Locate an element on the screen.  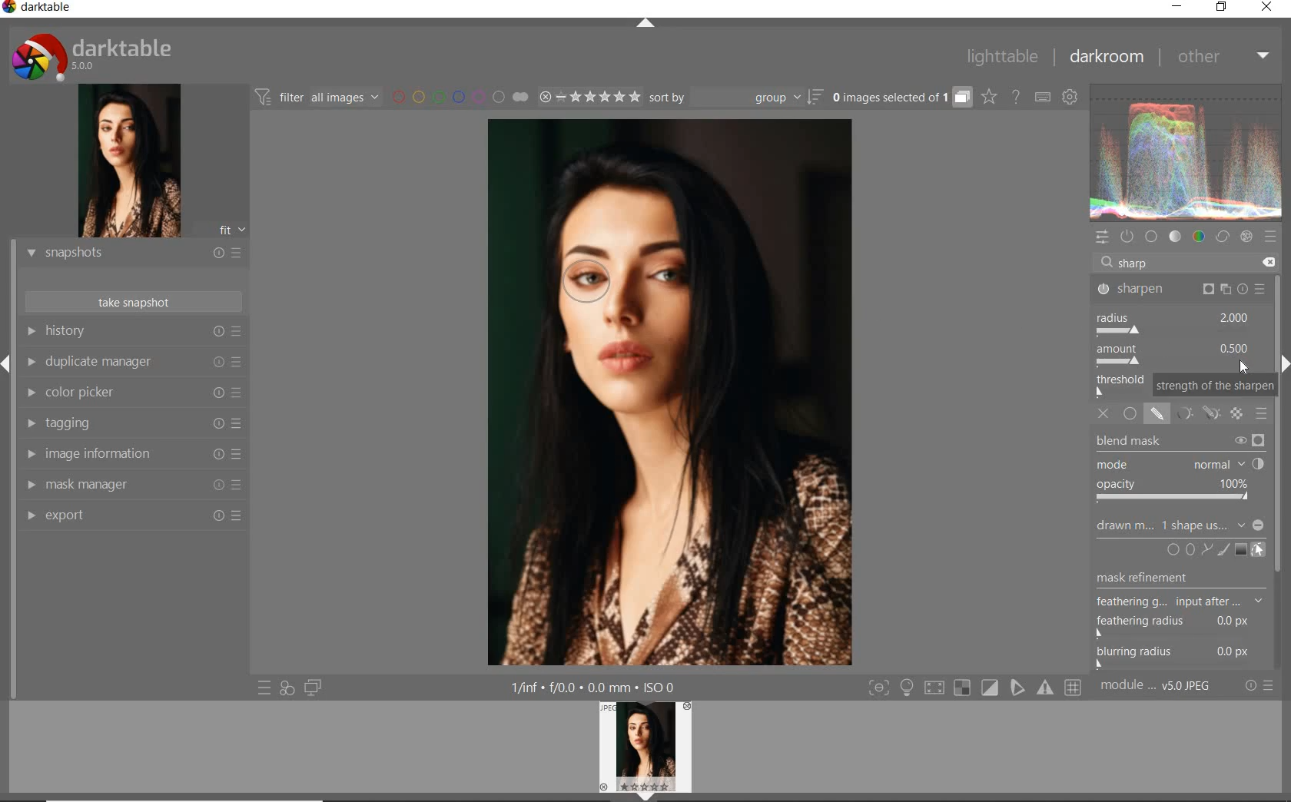
blend mask options is located at coordinates (1180, 470).